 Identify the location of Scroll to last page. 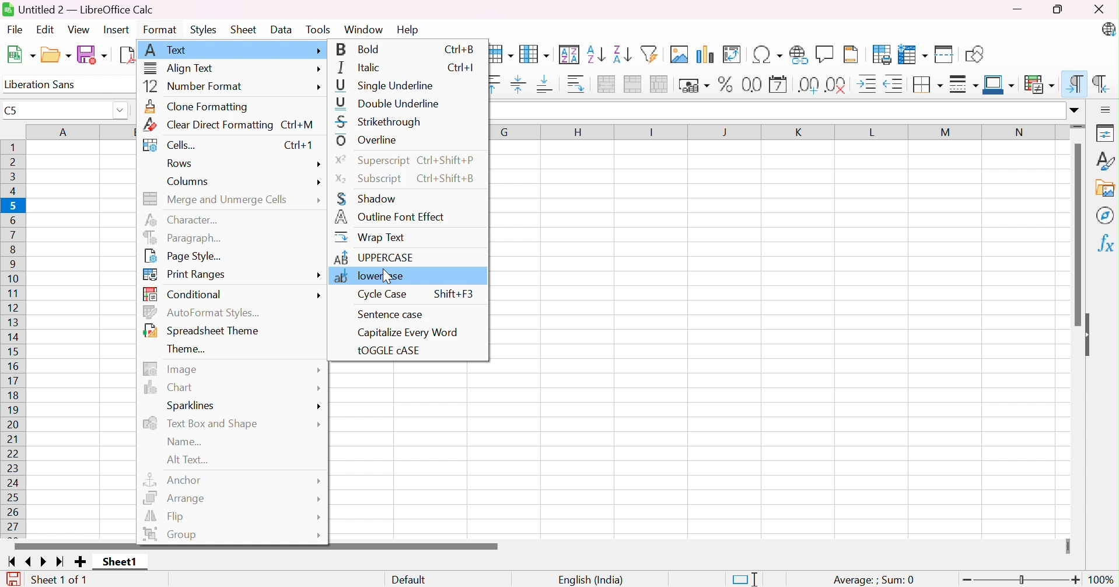
(64, 560).